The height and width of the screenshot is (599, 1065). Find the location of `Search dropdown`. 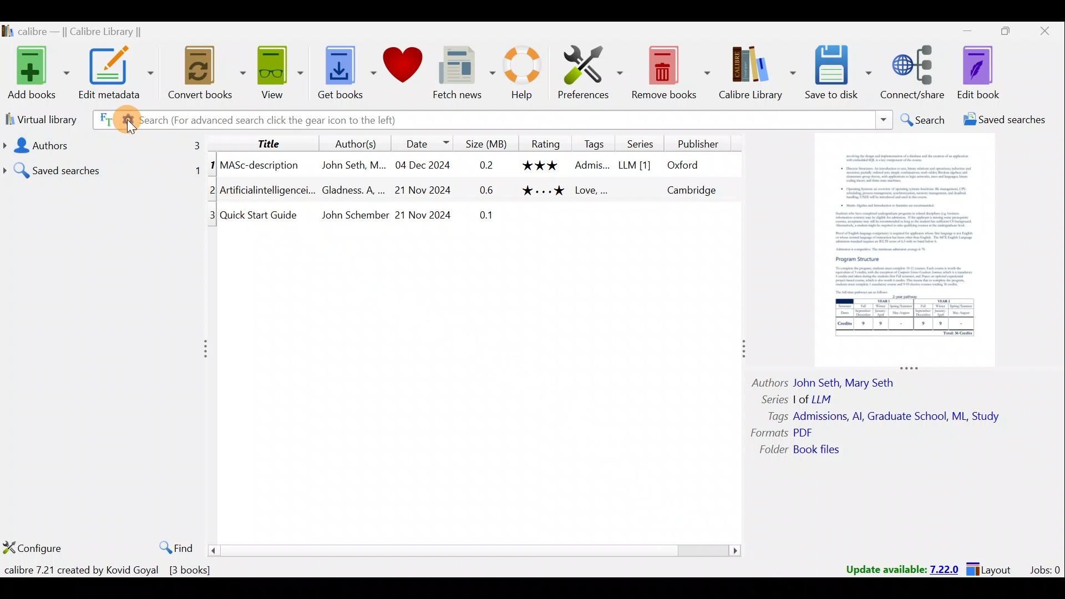

Search dropdown is located at coordinates (883, 120).